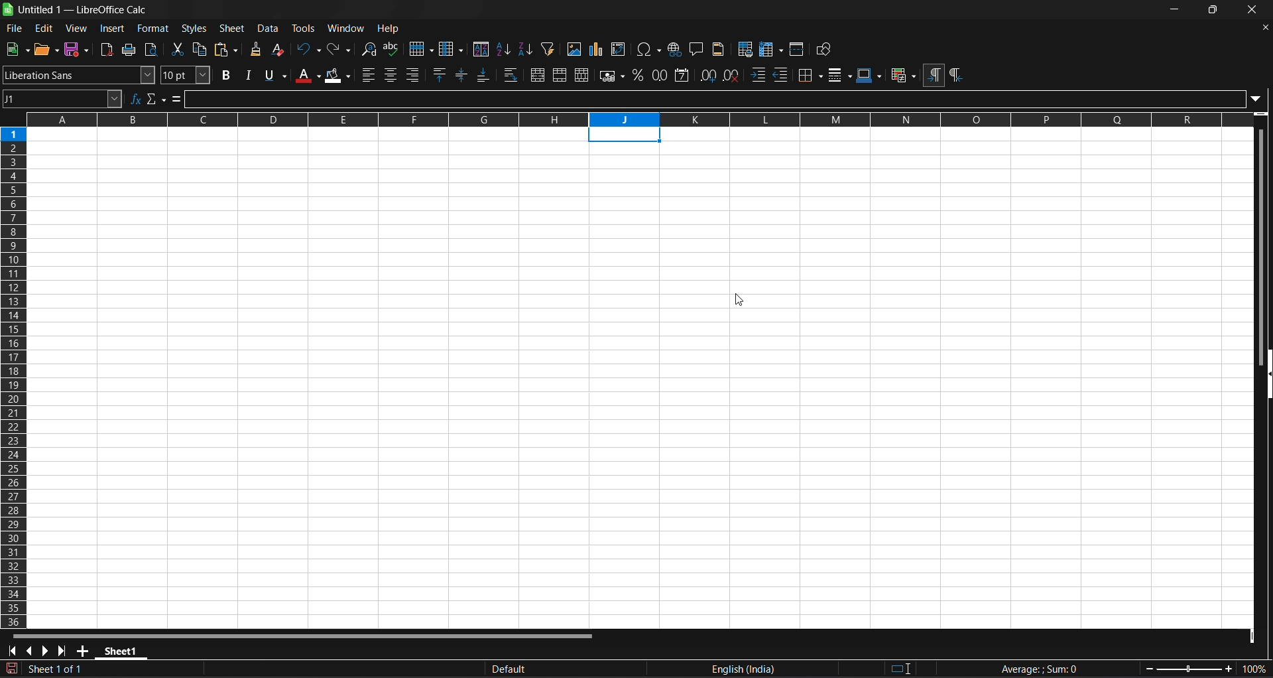  I want to click on window, so click(346, 29).